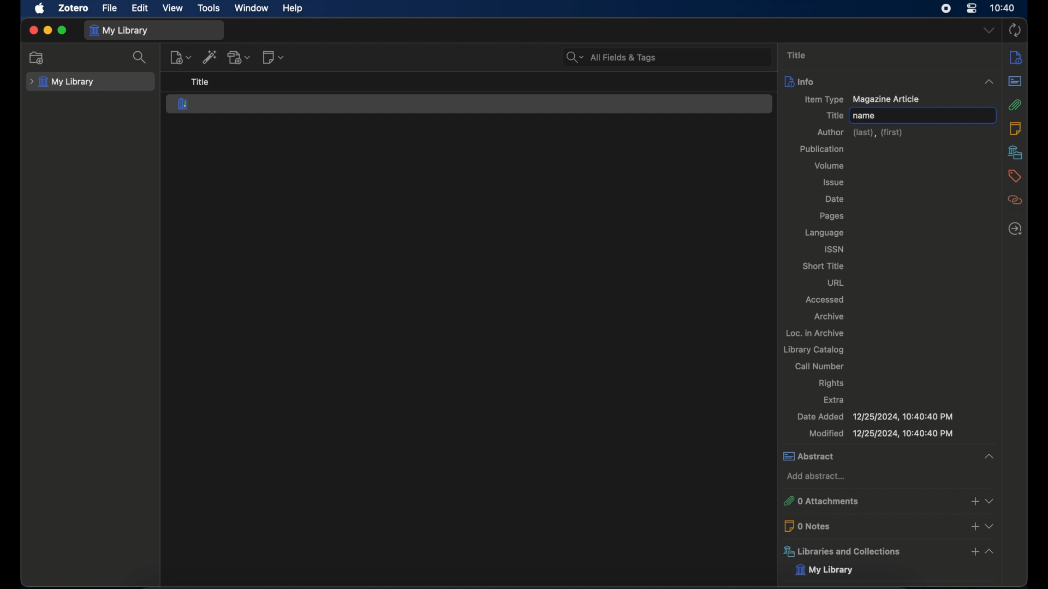 The height and width of the screenshot is (589, 1048). What do you see at coordinates (1016, 228) in the screenshot?
I see `locate` at bounding box center [1016, 228].